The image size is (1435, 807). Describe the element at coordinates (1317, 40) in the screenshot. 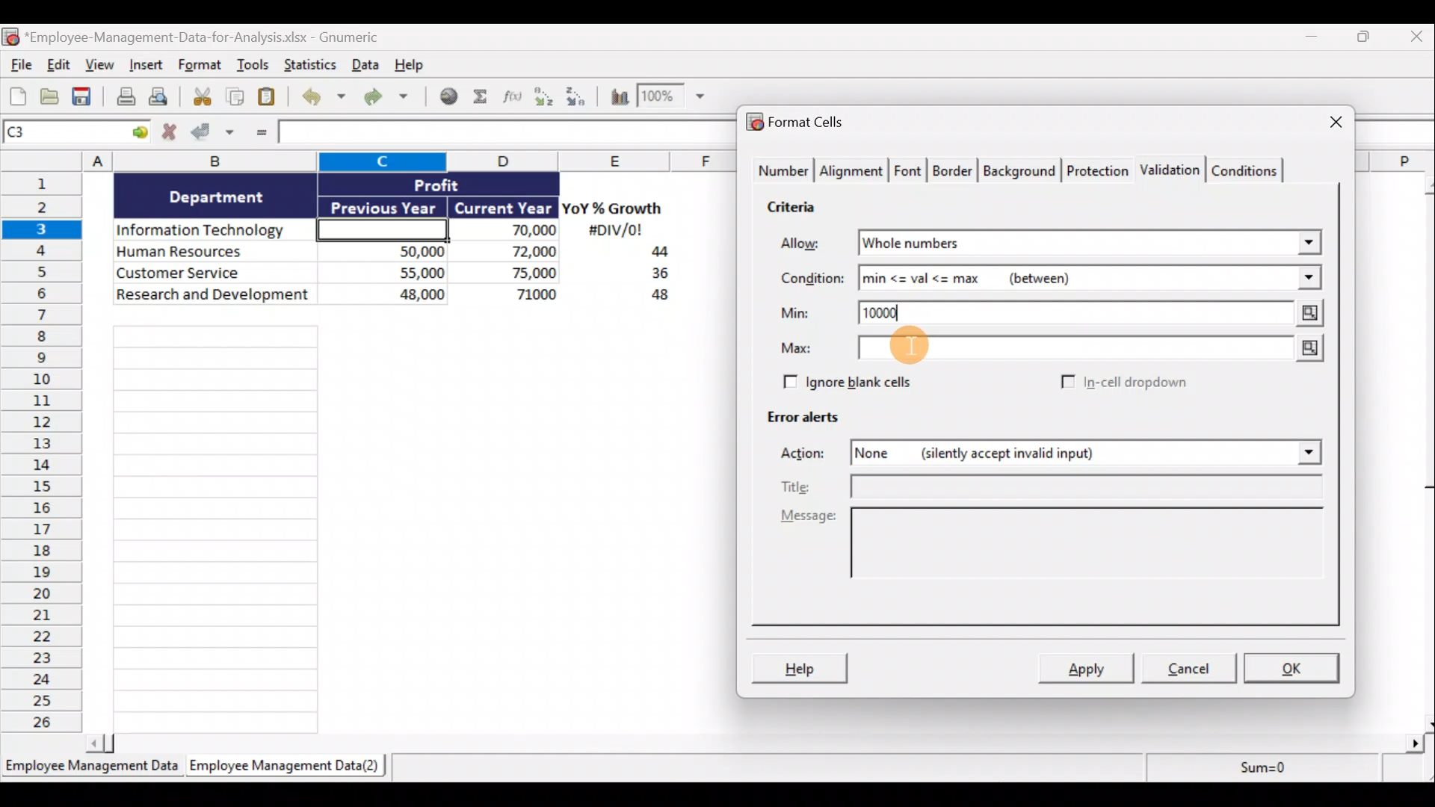

I see `Minimize` at that location.